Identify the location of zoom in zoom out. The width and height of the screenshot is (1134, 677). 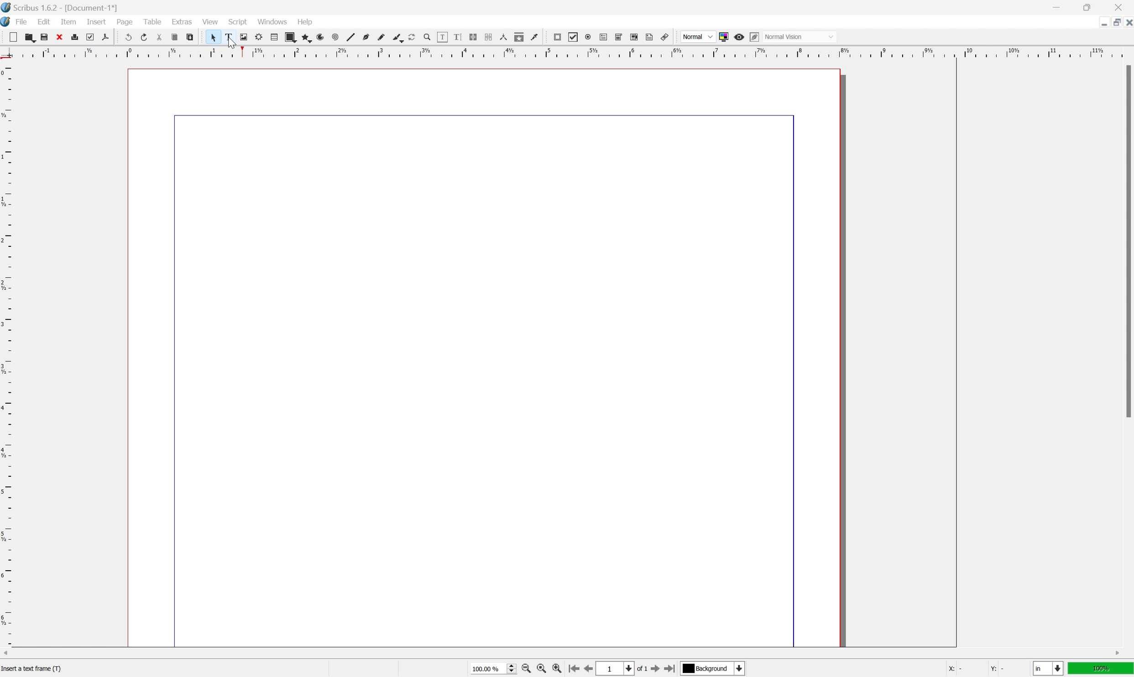
(426, 37).